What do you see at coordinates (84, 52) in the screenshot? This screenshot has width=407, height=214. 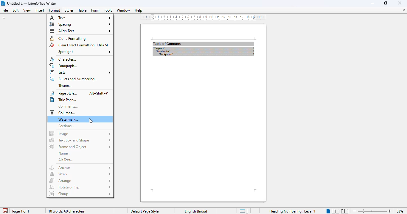 I see `spotlight` at bounding box center [84, 52].